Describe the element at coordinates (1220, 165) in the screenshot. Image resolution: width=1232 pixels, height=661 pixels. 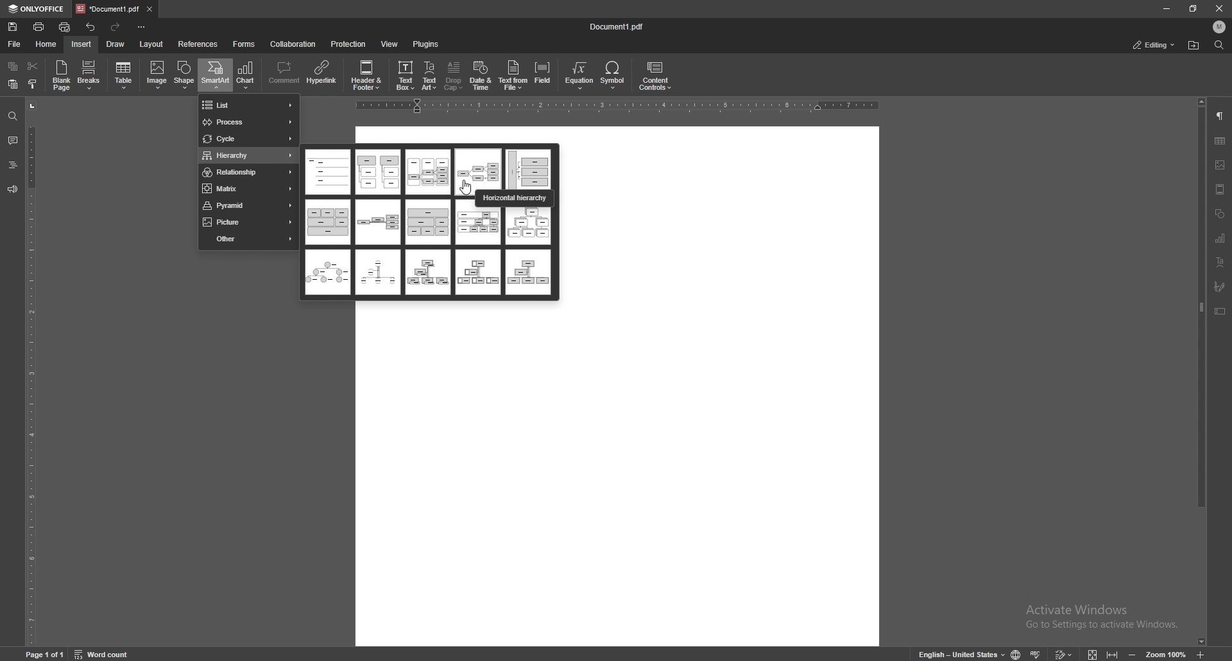
I see `image` at that location.